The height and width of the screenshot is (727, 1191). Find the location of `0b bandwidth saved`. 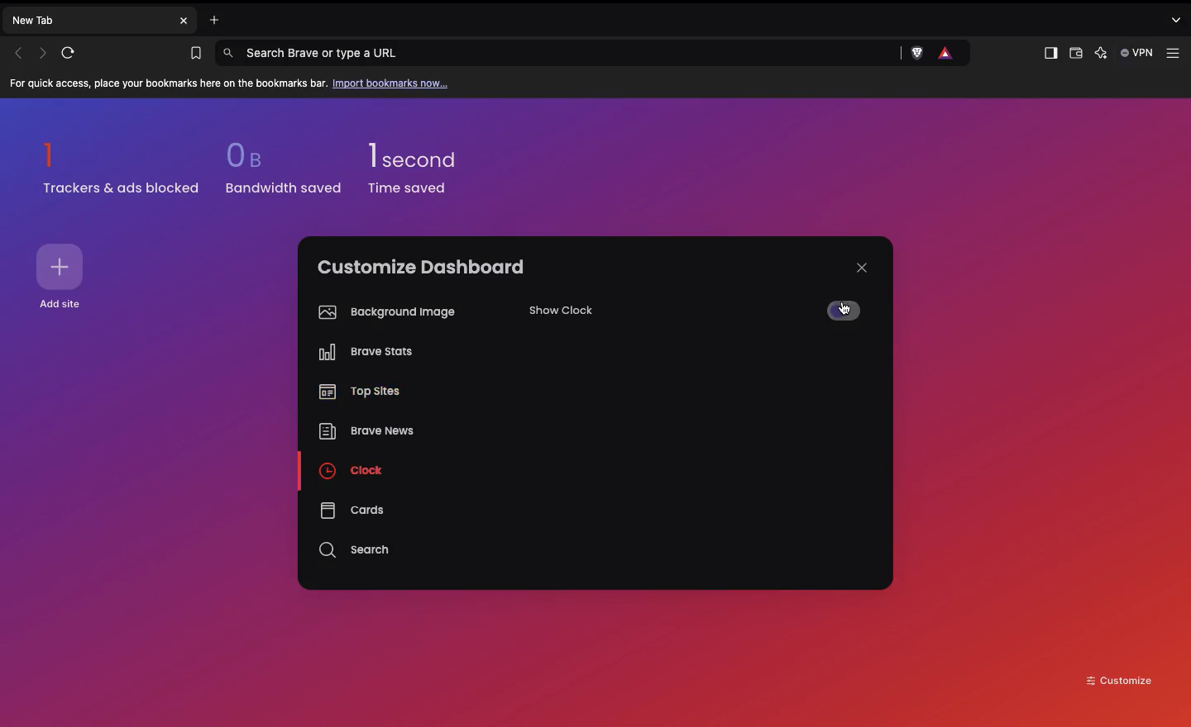

0b bandwidth saved is located at coordinates (279, 172).